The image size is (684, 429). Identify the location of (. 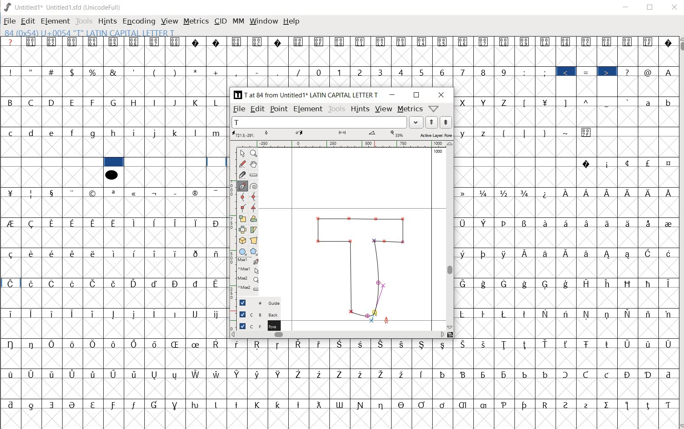
(505, 132).